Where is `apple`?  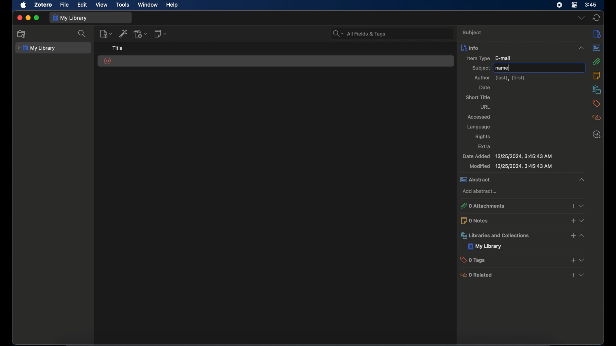
apple is located at coordinates (24, 5).